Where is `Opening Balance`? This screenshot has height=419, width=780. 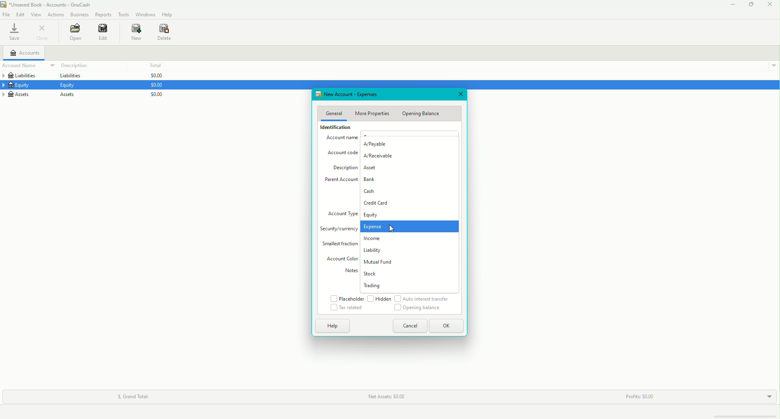 Opening Balance is located at coordinates (423, 114).